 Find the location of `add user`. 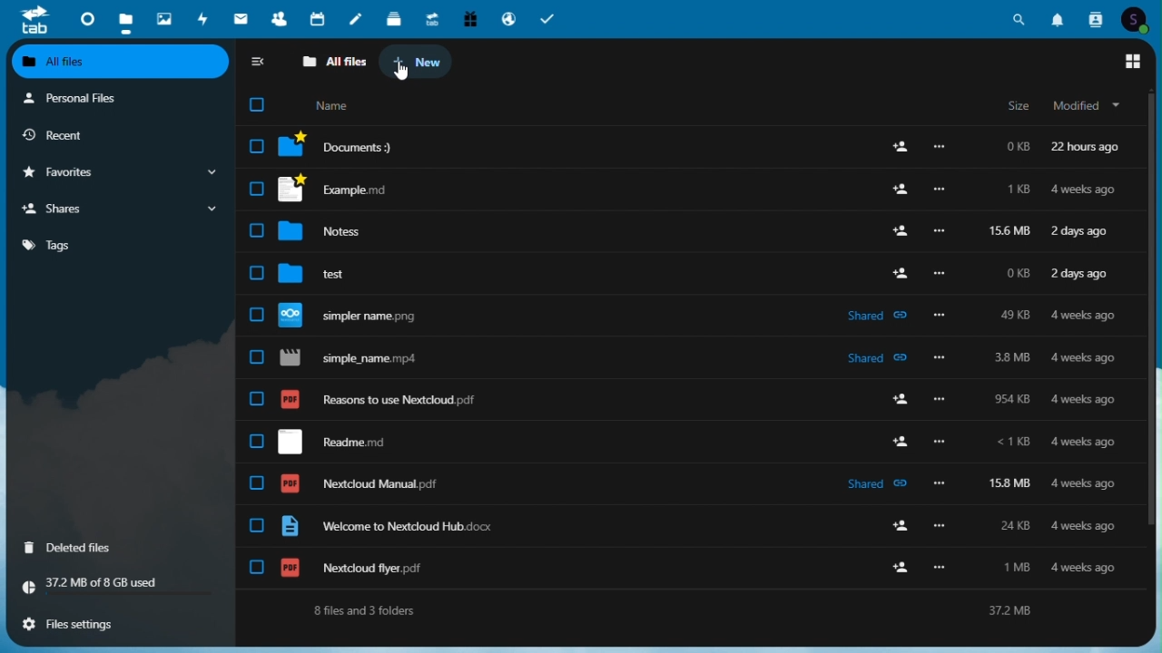

add user is located at coordinates (903, 567).